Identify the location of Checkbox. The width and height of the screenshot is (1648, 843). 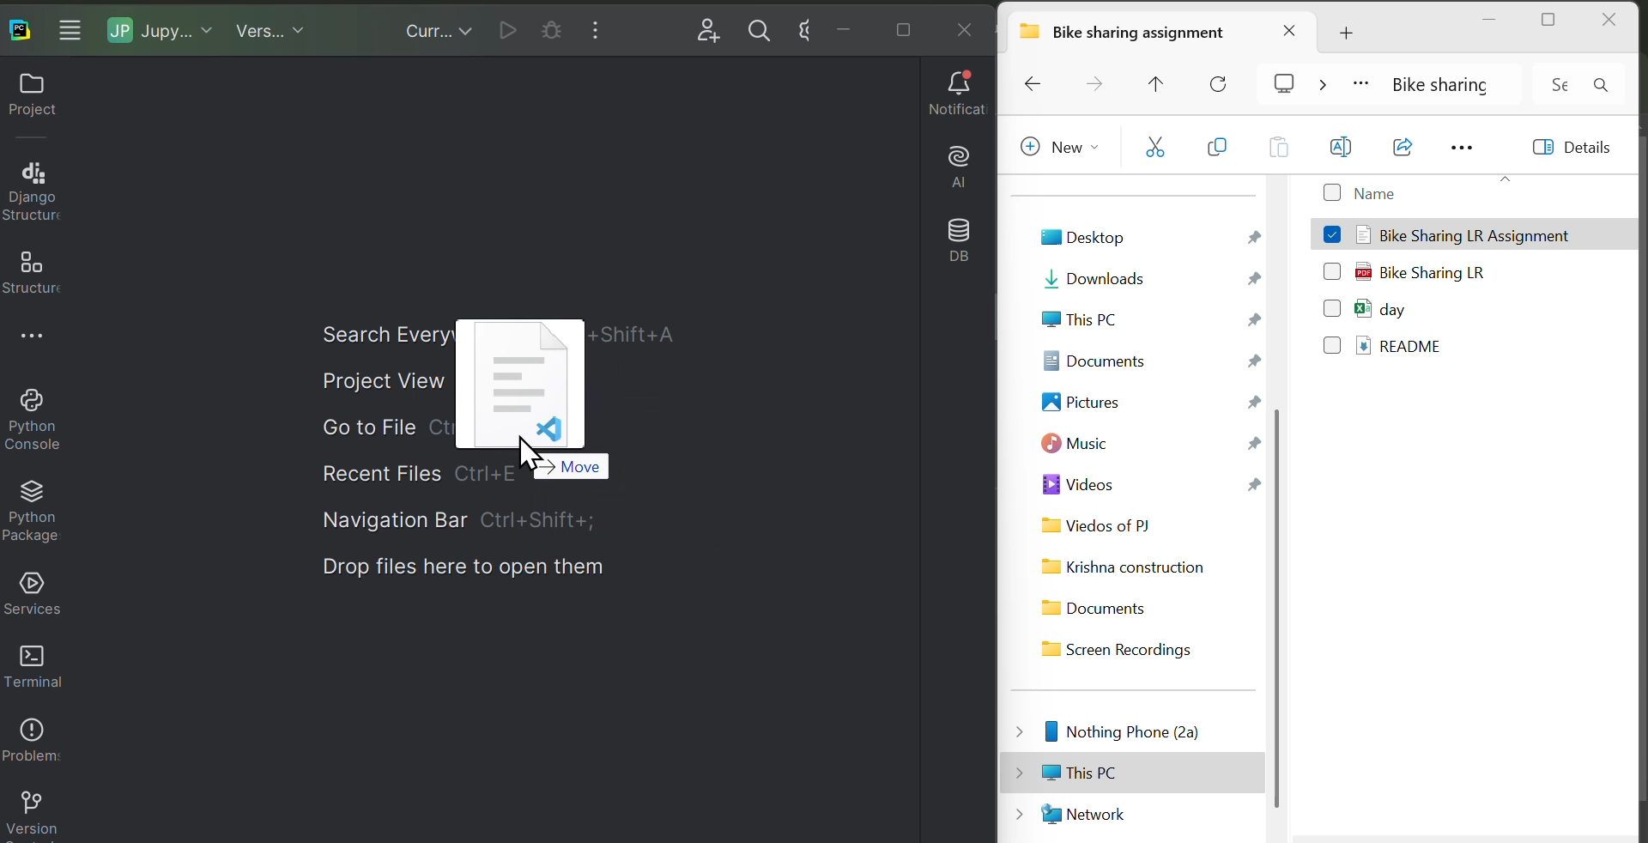
(1332, 306).